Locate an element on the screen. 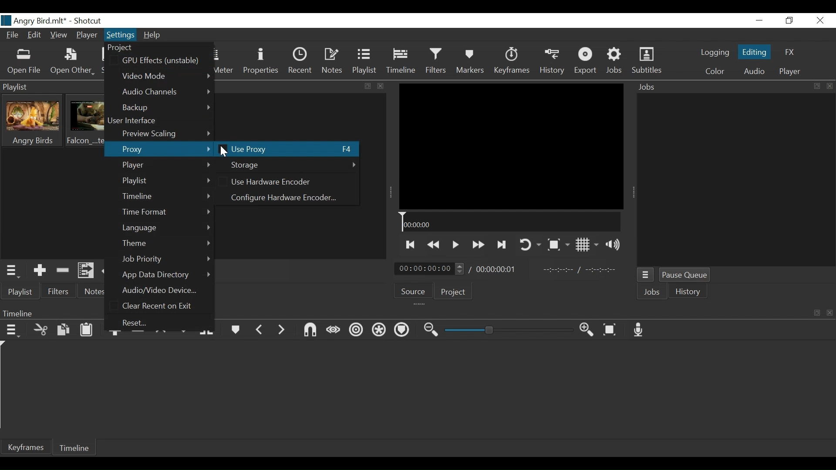  Snap is located at coordinates (308, 330).